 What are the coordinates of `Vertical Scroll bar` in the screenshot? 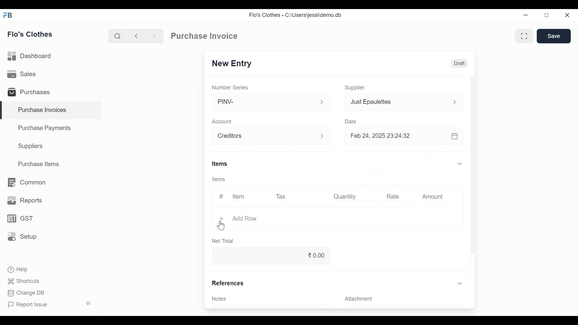 It's located at (475, 165).